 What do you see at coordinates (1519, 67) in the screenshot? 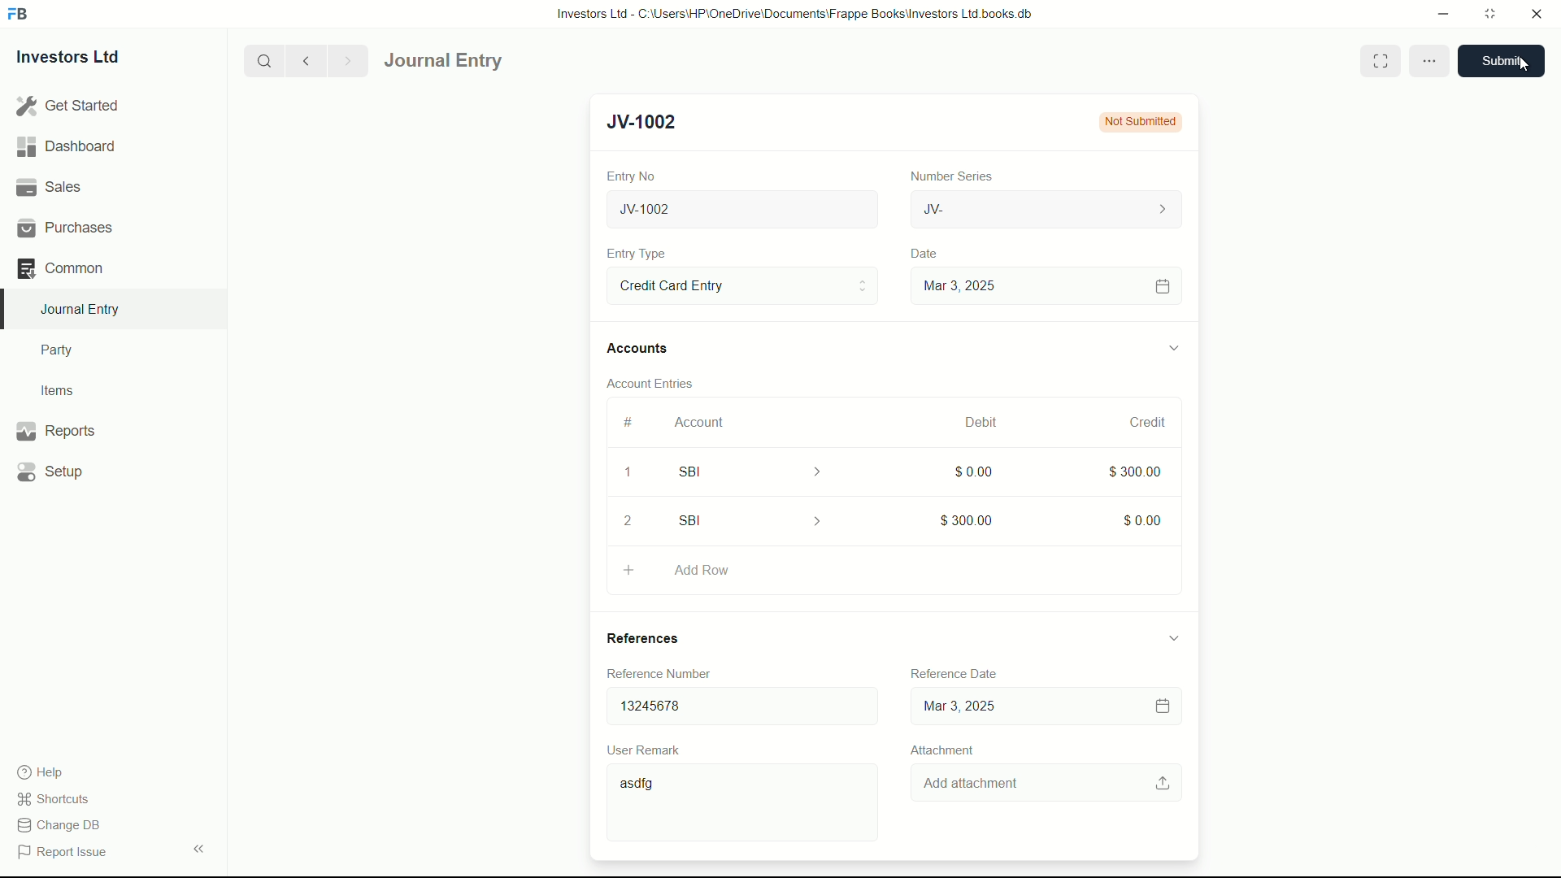
I see `cursor` at bounding box center [1519, 67].